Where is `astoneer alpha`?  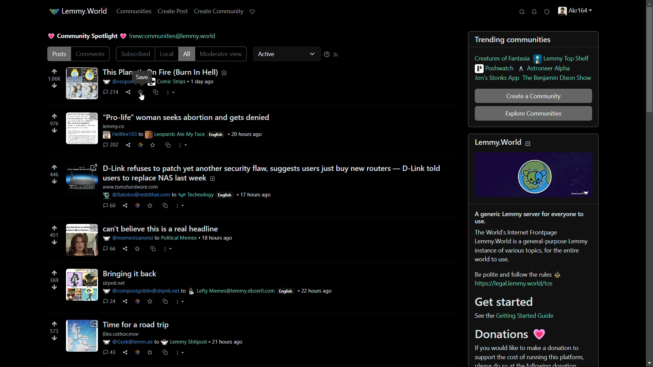 astoneer alpha is located at coordinates (546, 69).